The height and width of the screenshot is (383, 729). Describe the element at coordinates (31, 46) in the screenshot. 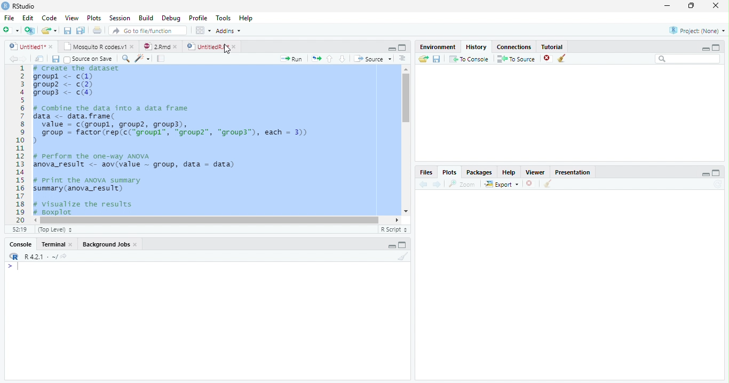

I see `Untitled` at that location.